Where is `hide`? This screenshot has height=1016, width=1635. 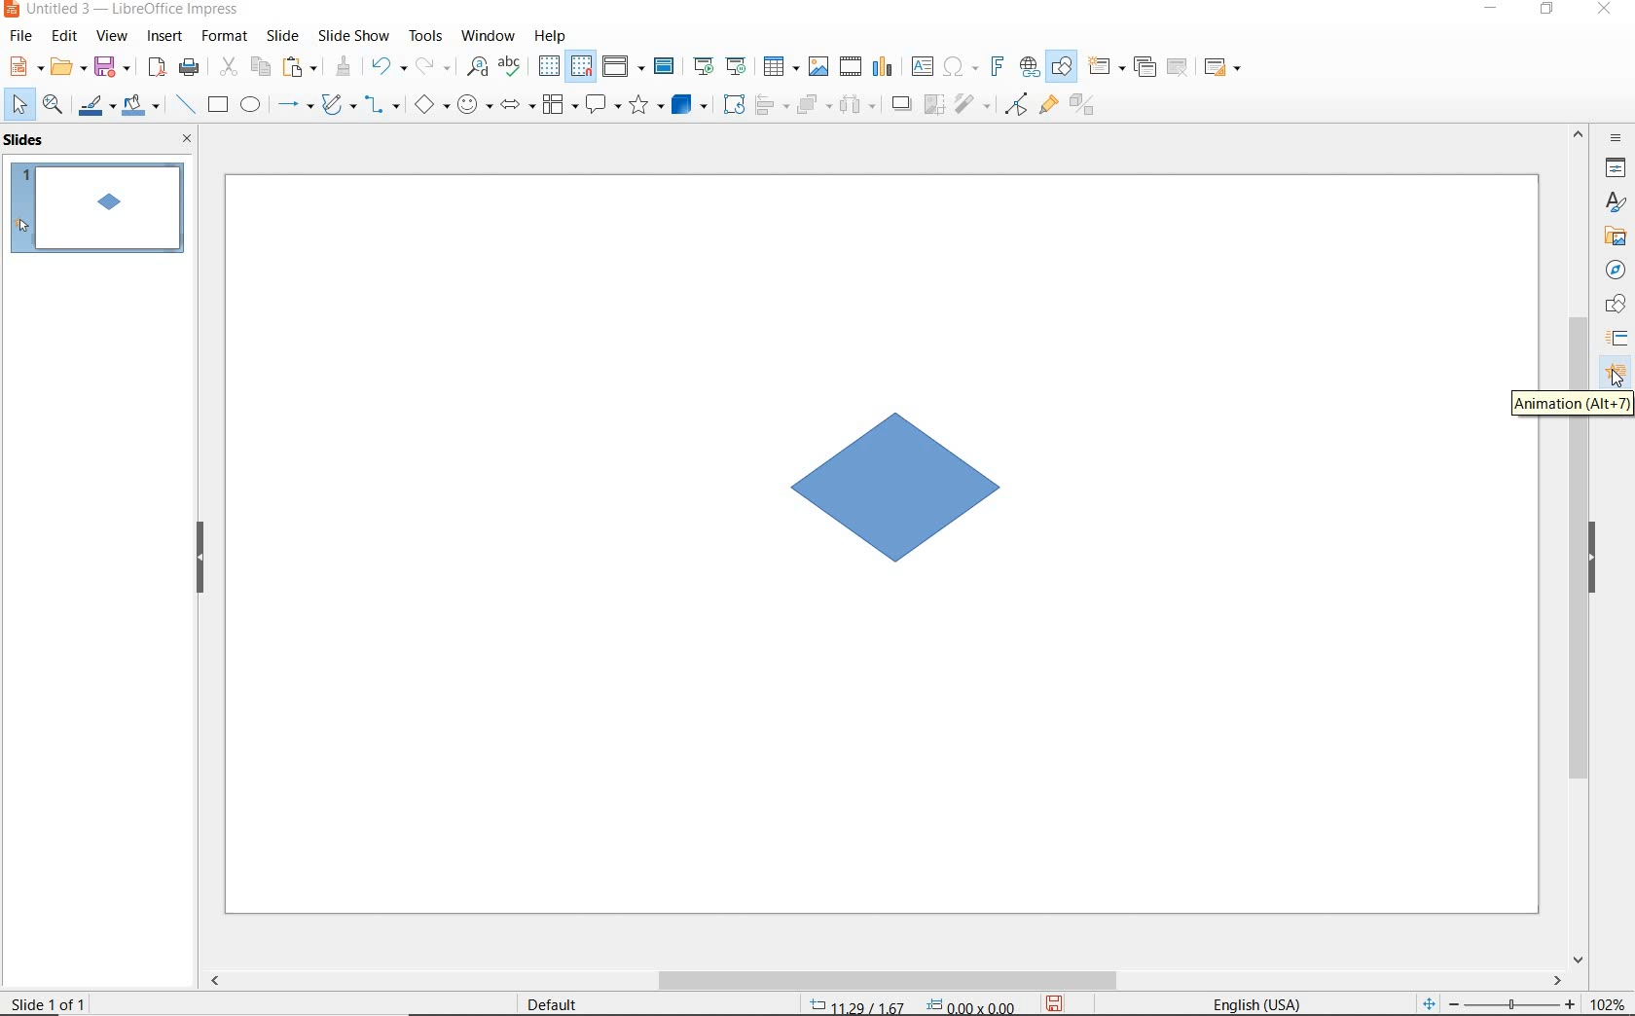 hide is located at coordinates (200, 560).